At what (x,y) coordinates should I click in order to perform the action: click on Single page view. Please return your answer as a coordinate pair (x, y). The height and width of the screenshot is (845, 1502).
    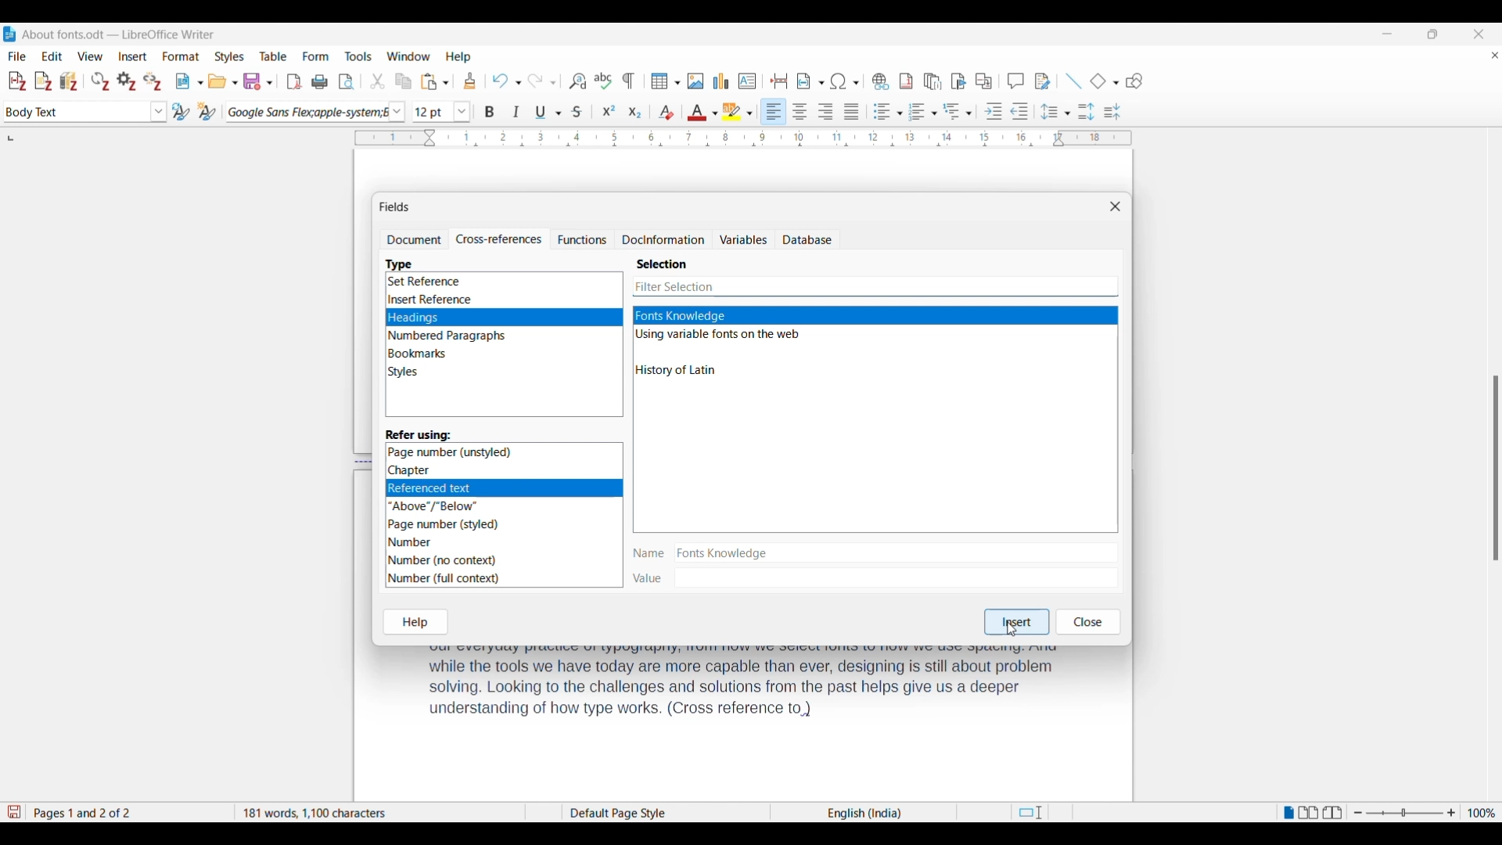
    Looking at the image, I should click on (1287, 813).